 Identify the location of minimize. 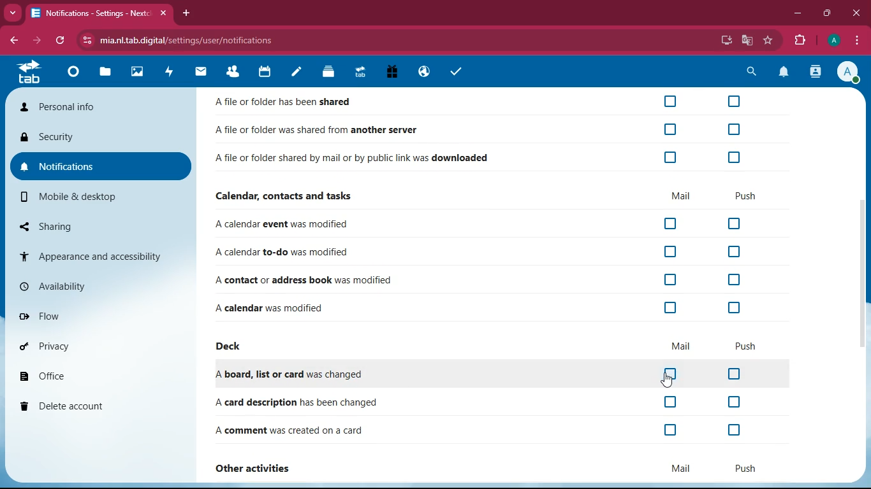
(798, 14).